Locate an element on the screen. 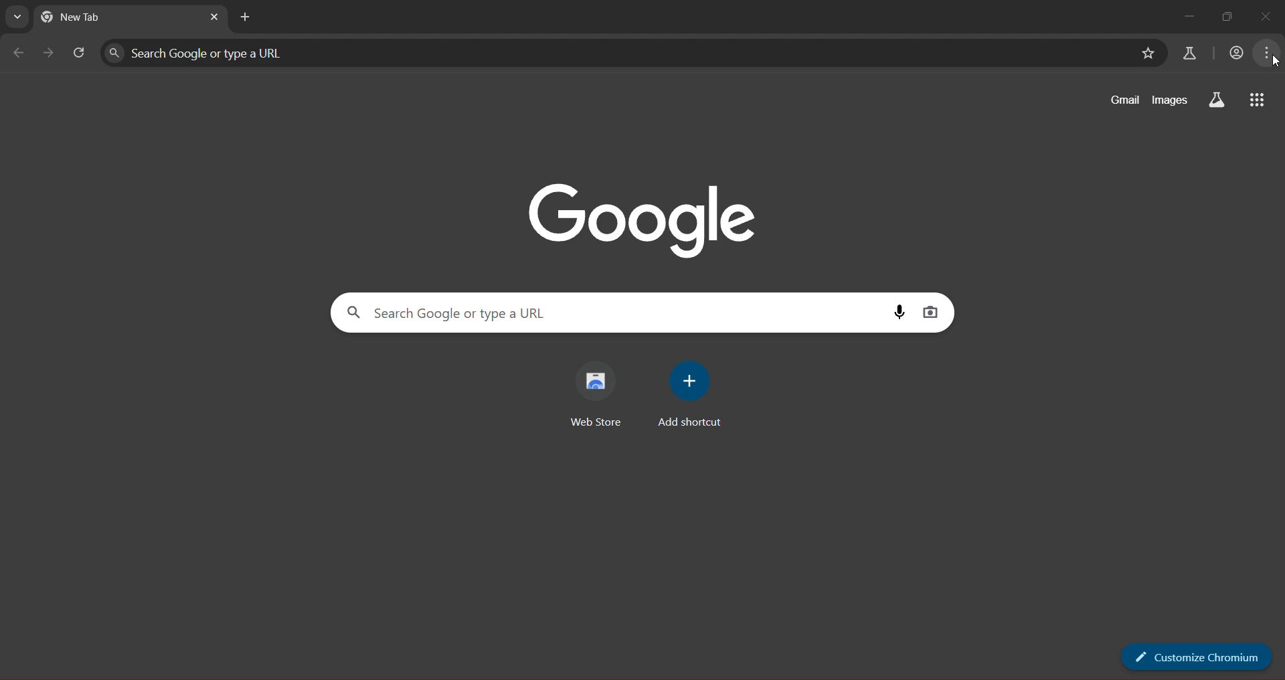 The image size is (1285, 680). add shortcut is located at coordinates (694, 397).